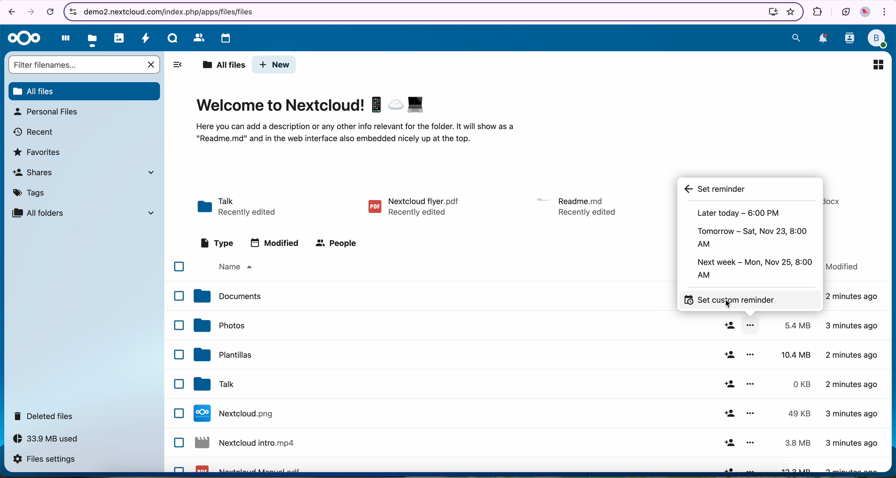 This screenshot has height=478, width=896. I want to click on controls, so click(72, 10).